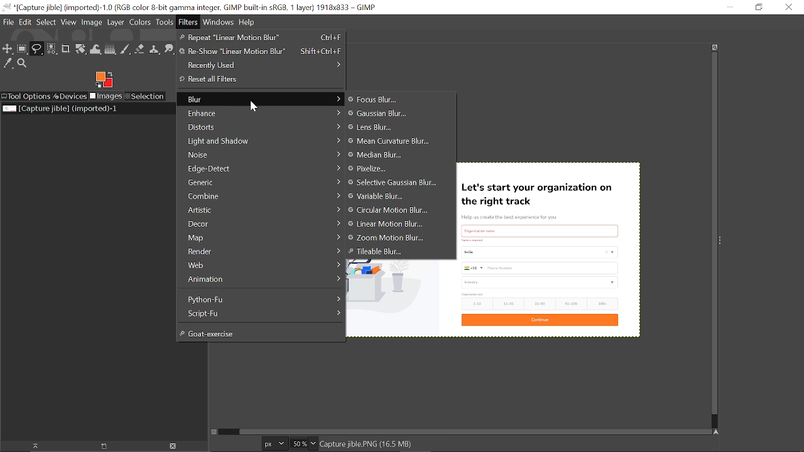 This screenshot has height=452, width=804. Describe the element at coordinates (26, 22) in the screenshot. I see `Edit` at that location.